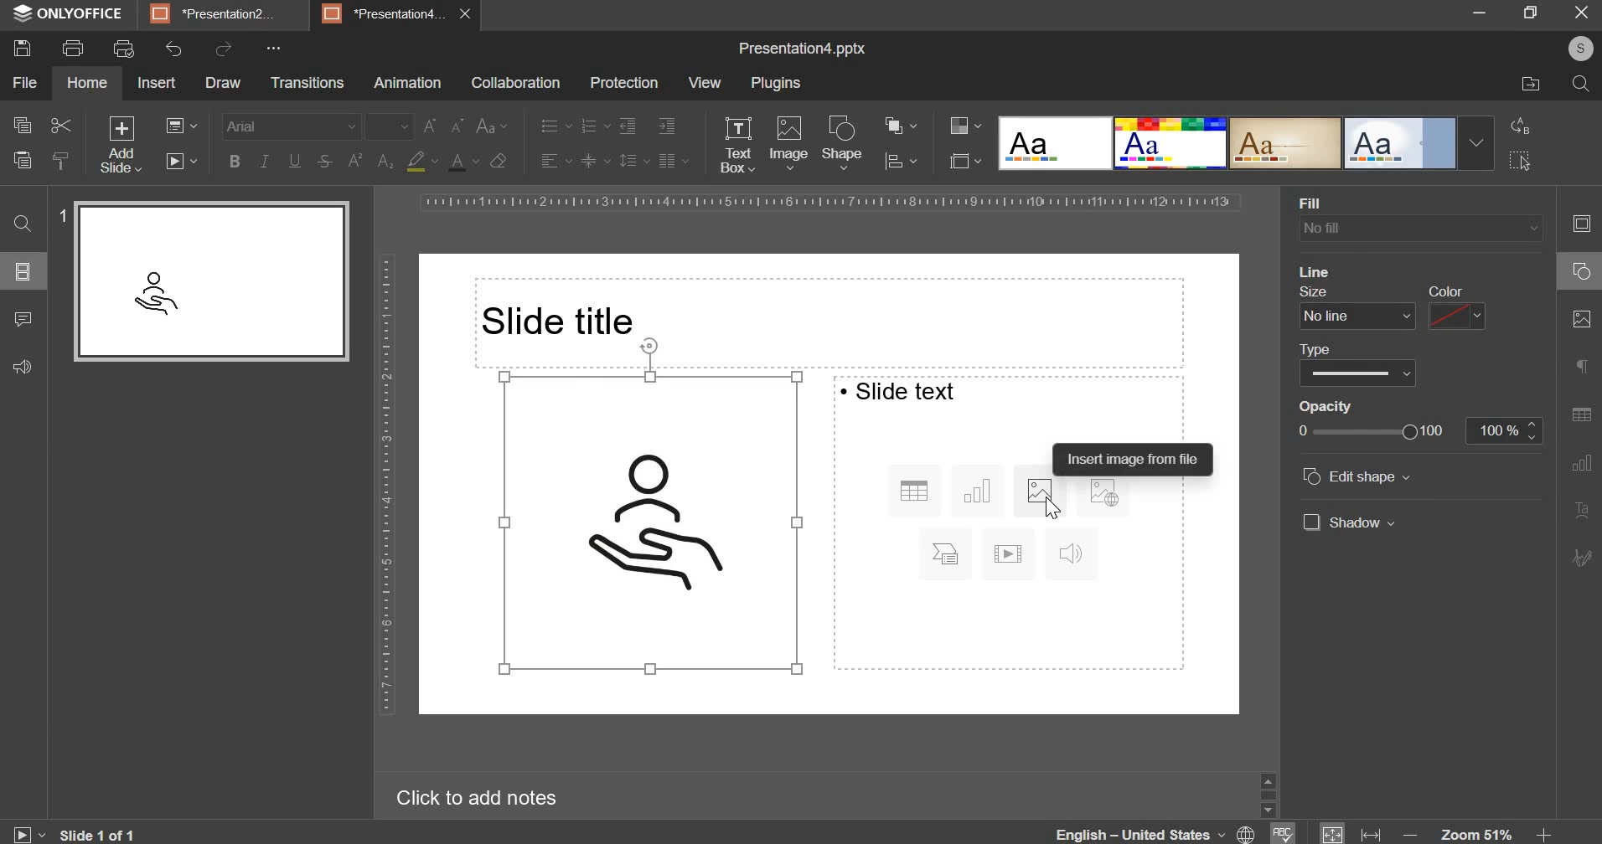 This screenshot has width=1602, height=844. Describe the element at coordinates (1519, 159) in the screenshot. I see `select` at that location.